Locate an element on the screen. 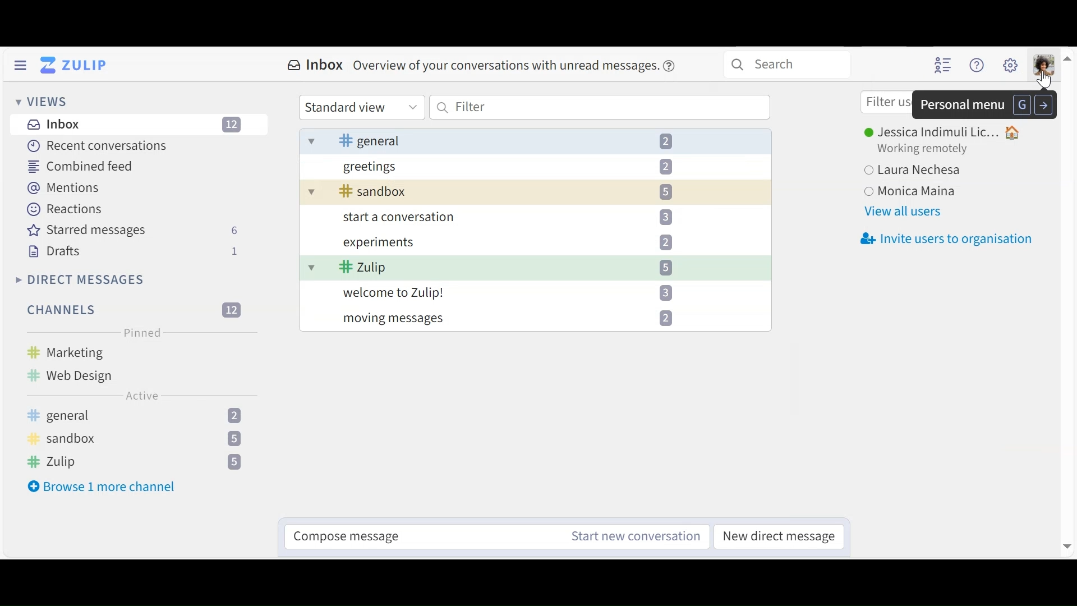 Image resolution: width=1077 pixels, height=606 pixels. Users is located at coordinates (920, 172).